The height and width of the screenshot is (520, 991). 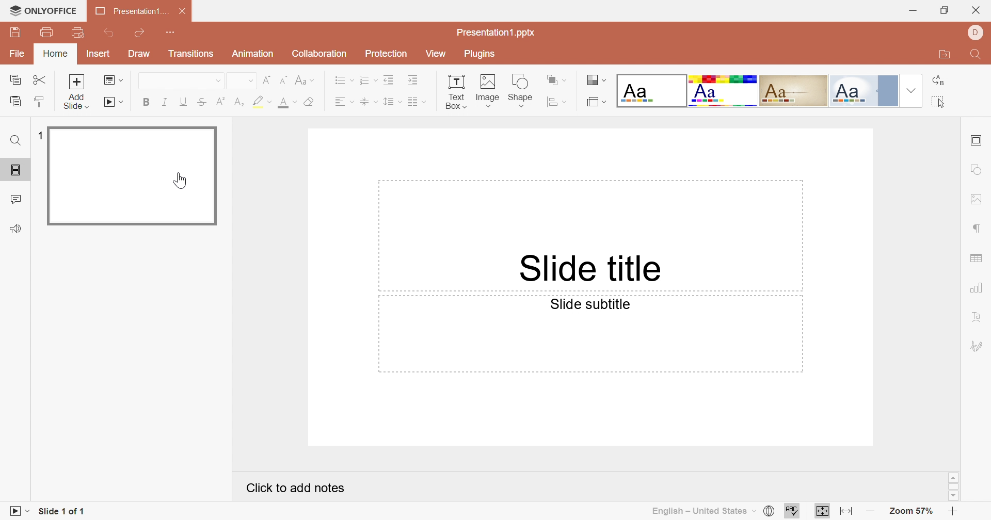 I want to click on Align Text to Middle, so click(x=365, y=103).